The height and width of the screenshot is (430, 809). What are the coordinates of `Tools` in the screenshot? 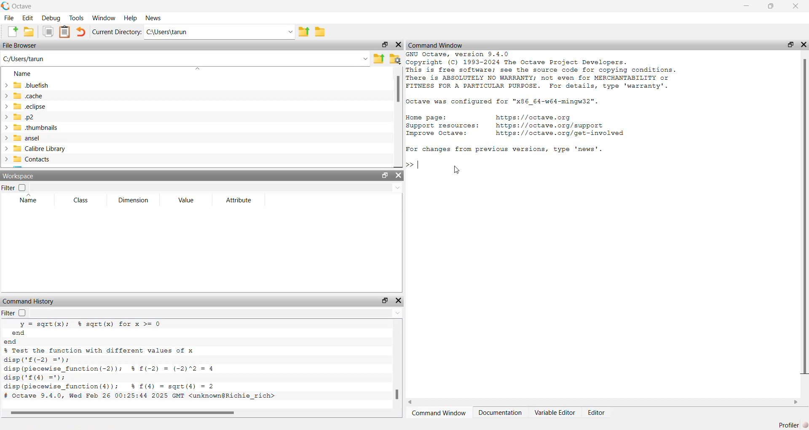 It's located at (76, 17).